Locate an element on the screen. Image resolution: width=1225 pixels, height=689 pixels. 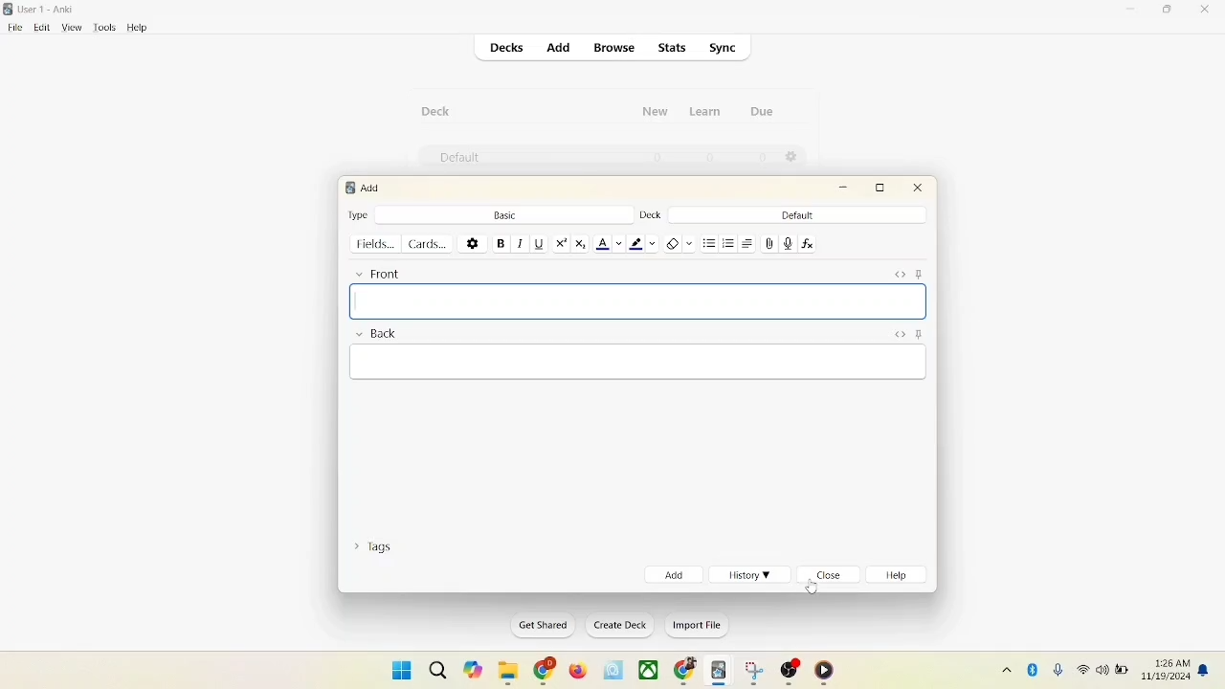
cursor is located at coordinates (812, 585).